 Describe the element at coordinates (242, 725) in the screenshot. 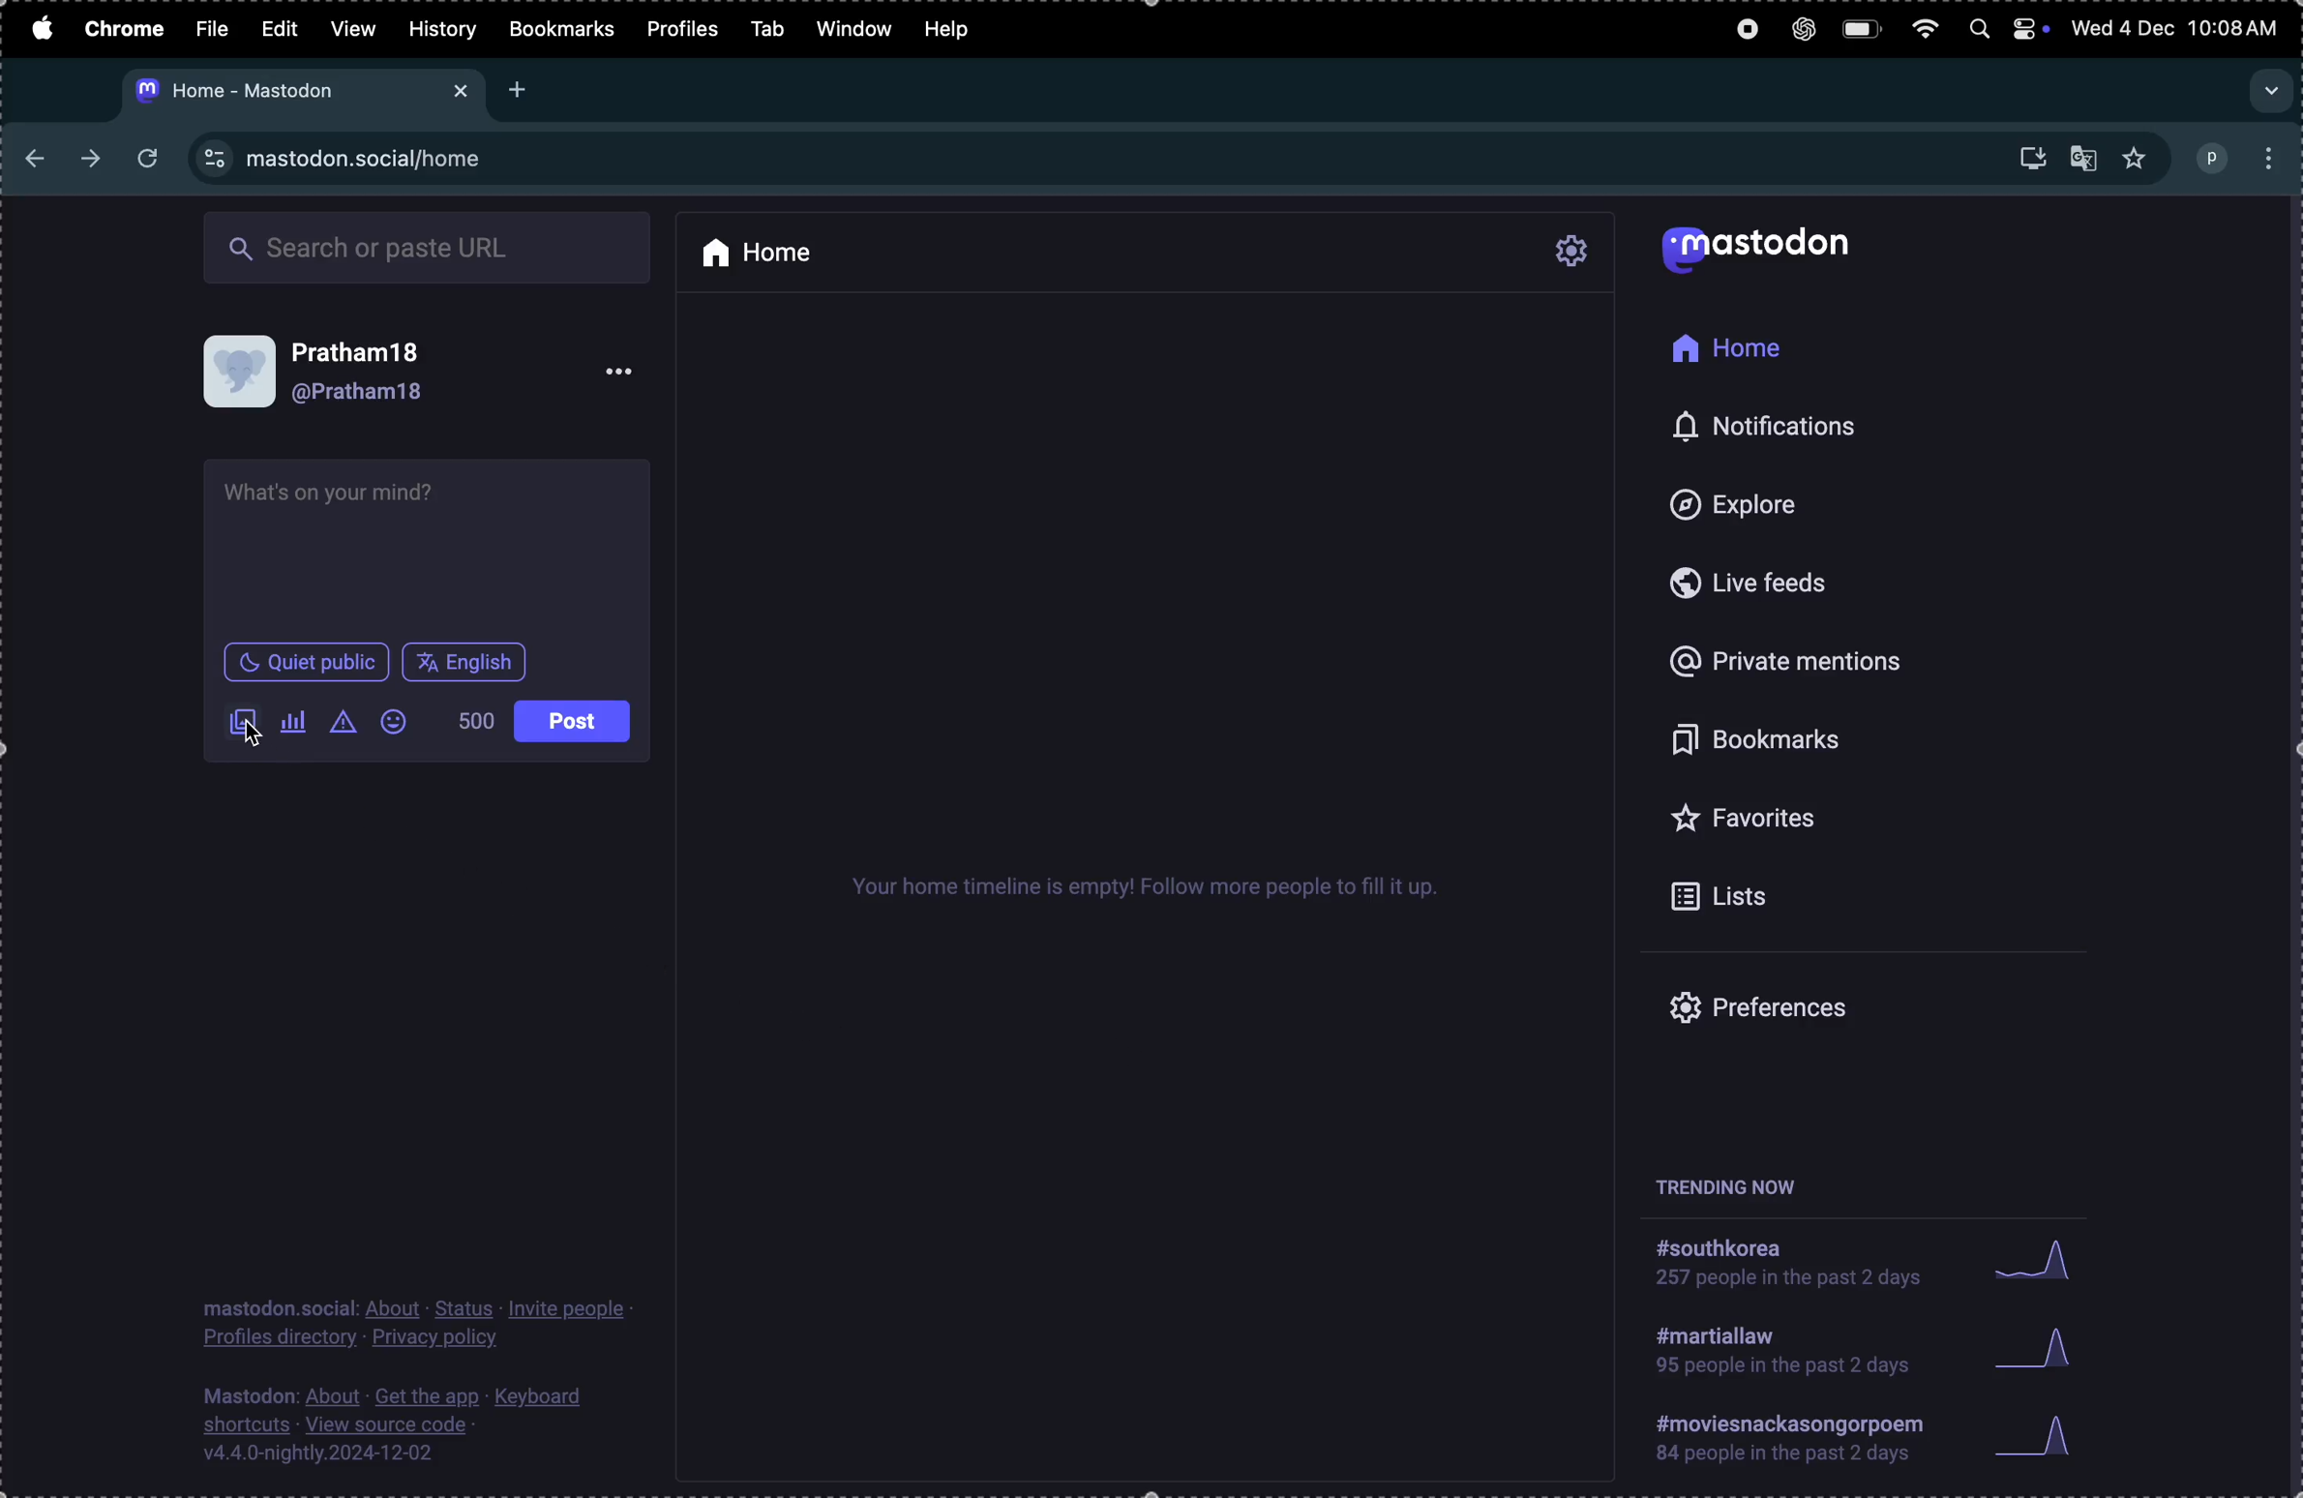

I see `Images` at that location.